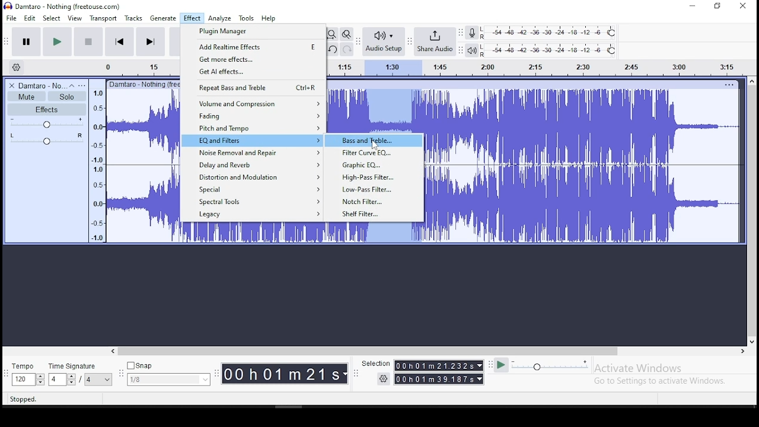 The width and height of the screenshot is (759, 427). I want to click on spectral tools, so click(251, 202).